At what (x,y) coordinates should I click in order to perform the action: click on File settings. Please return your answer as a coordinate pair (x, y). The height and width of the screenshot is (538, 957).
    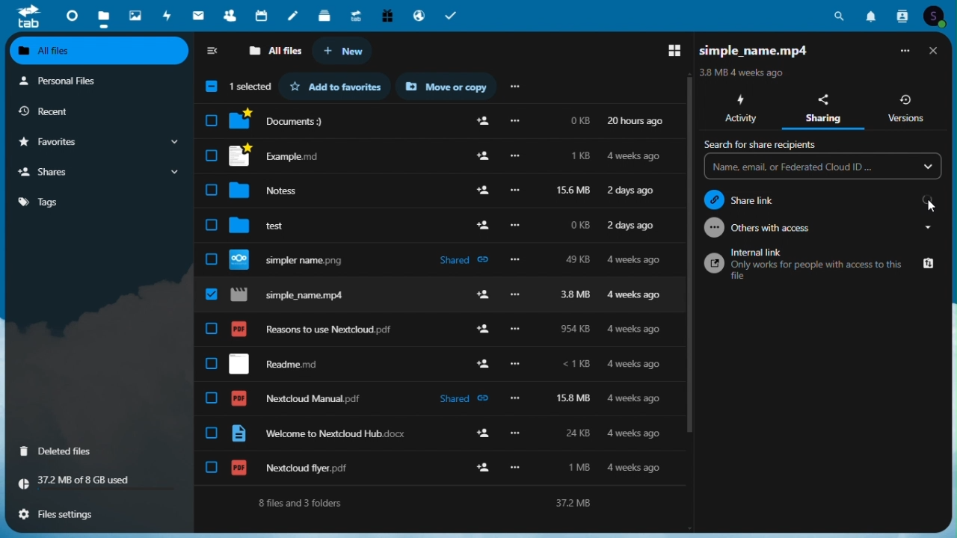
    Looking at the image, I should click on (65, 514).